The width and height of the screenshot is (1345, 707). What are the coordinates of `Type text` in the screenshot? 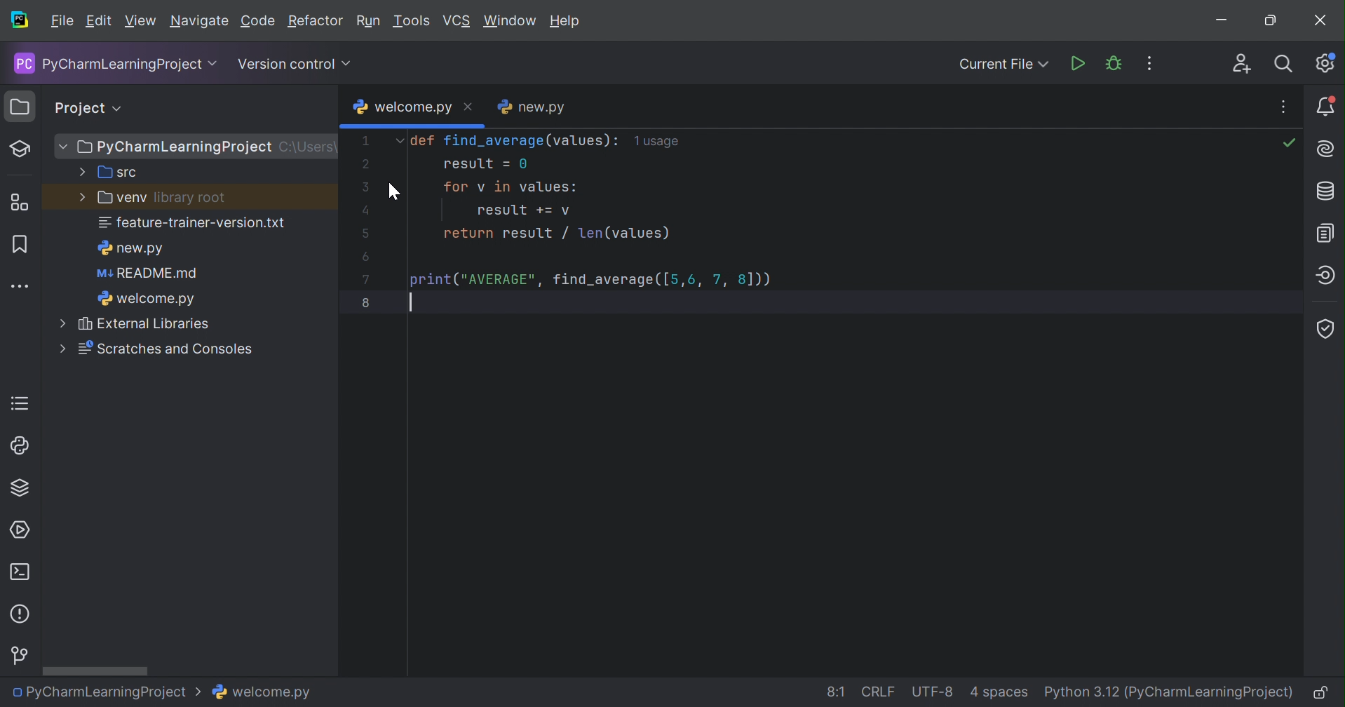 It's located at (417, 302).